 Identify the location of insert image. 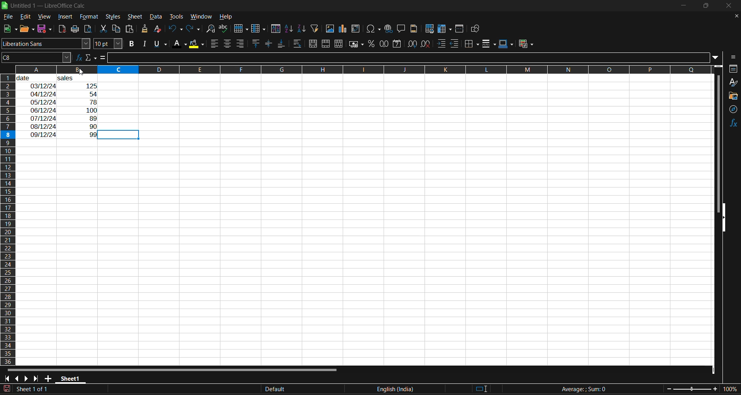
(331, 29).